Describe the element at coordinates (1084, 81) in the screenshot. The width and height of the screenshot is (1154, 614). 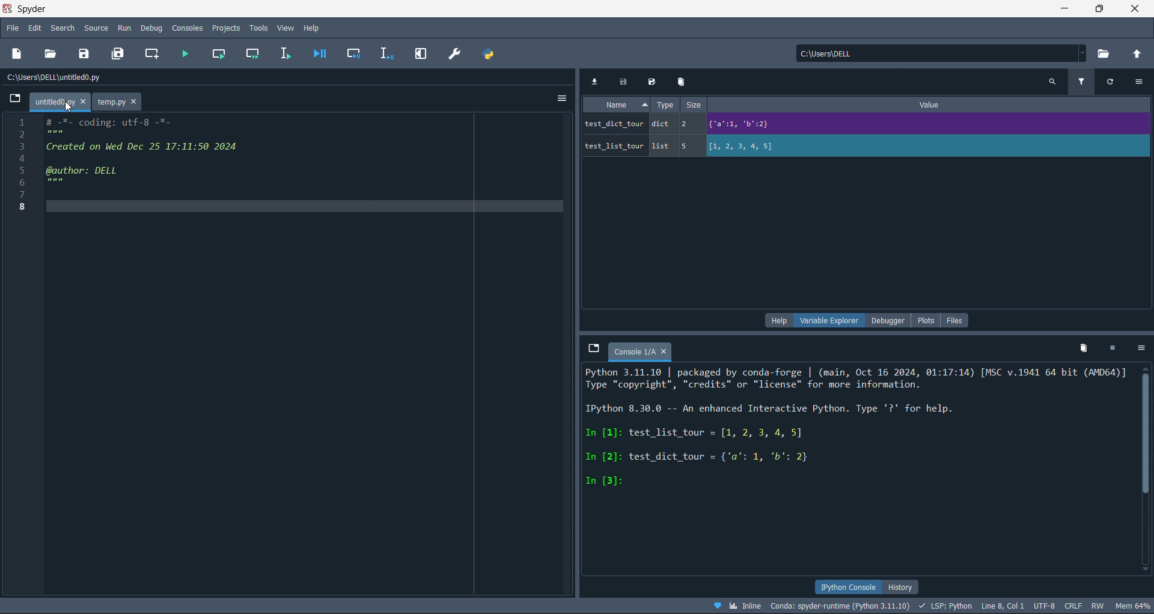
I see `filter ` at that location.